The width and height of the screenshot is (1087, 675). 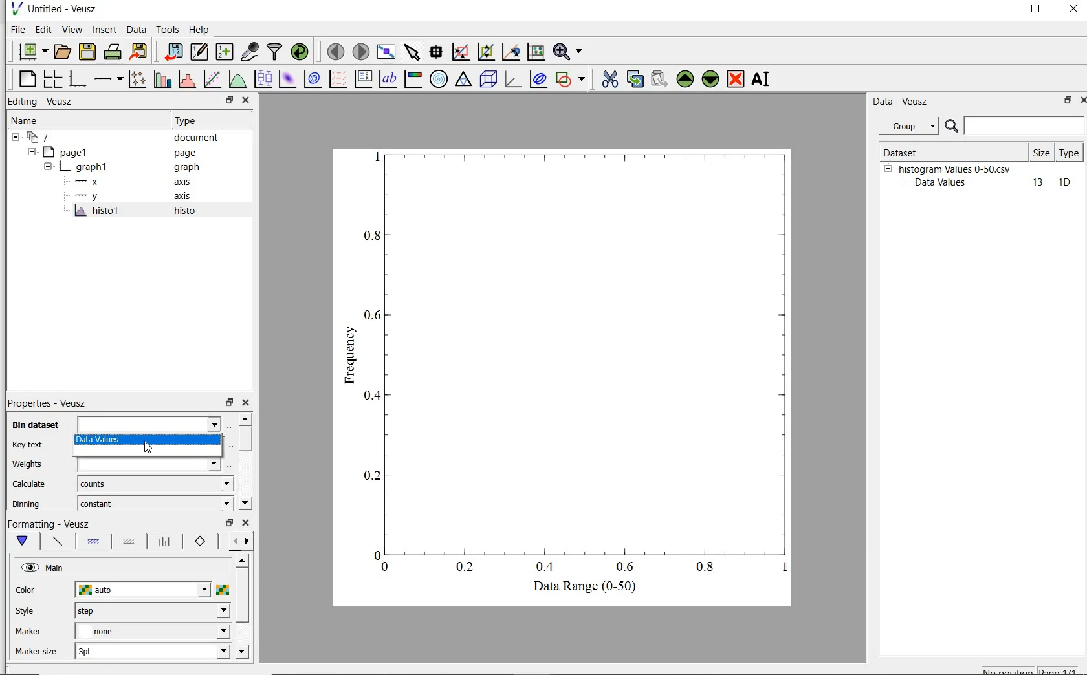 What do you see at coordinates (1064, 101) in the screenshot?
I see `restore down` at bounding box center [1064, 101].